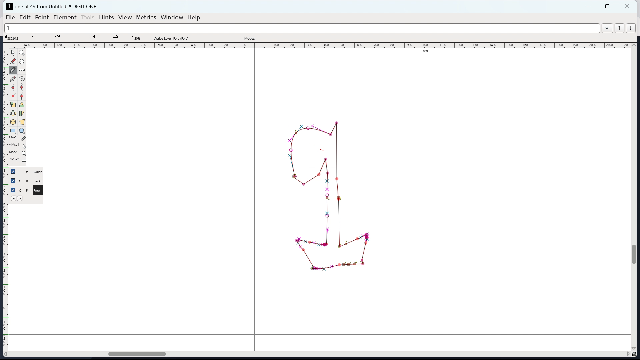 Image resolution: width=640 pixels, height=360 pixels. Describe the element at coordinates (22, 113) in the screenshot. I see `skew the selection` at that location.